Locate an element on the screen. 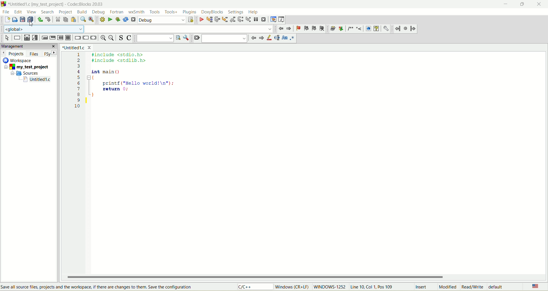 The width and height of the screenshot is (548, 291). save all source files, projects and the workspace, if there are changes to them. Save the configuration is located at coordinates (98, 287).